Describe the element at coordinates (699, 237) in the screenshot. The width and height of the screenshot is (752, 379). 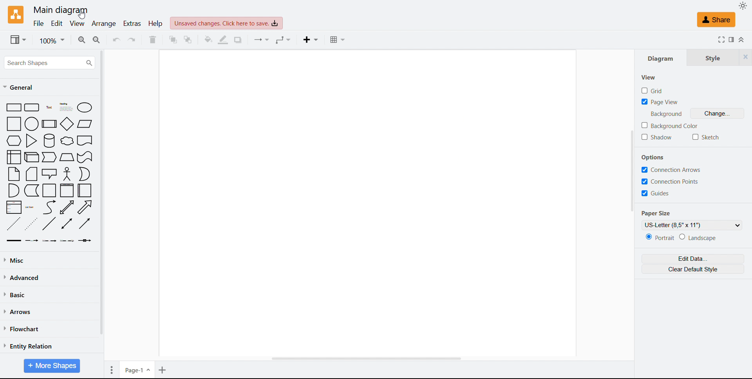
I see `Landscape ` at that location.